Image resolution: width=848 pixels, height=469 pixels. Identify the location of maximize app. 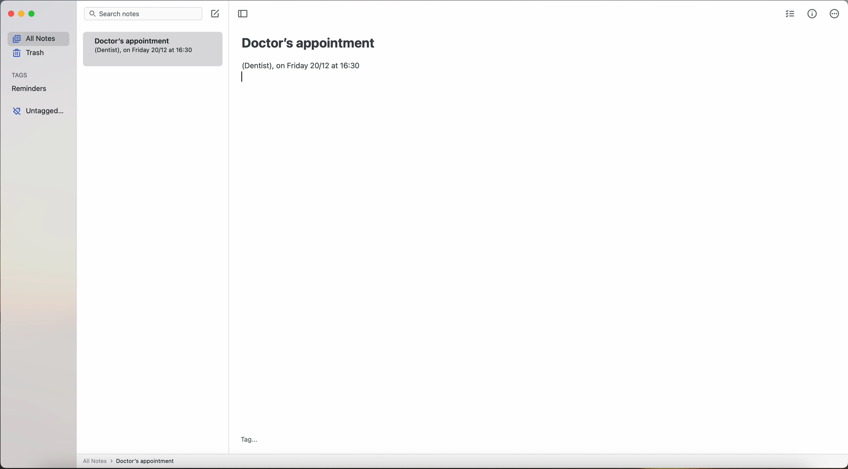
(33, 14).